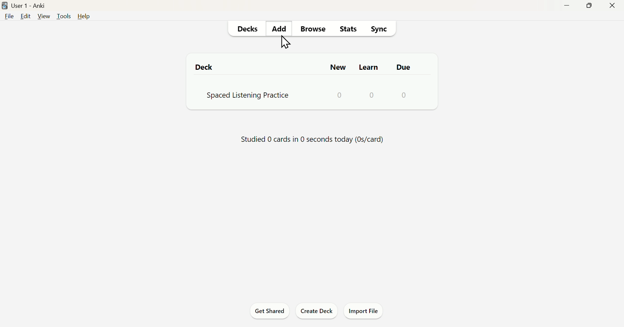 The height and width of the screenshot is (327, 624). Describe the element at coordinates (316, 311) in the screenshot. I see `Create Deck` at that location.